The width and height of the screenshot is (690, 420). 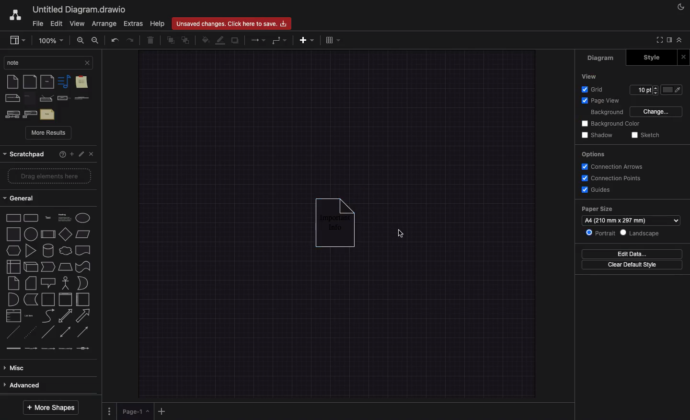 I want to click on paper size, so click(x=599, y=210).